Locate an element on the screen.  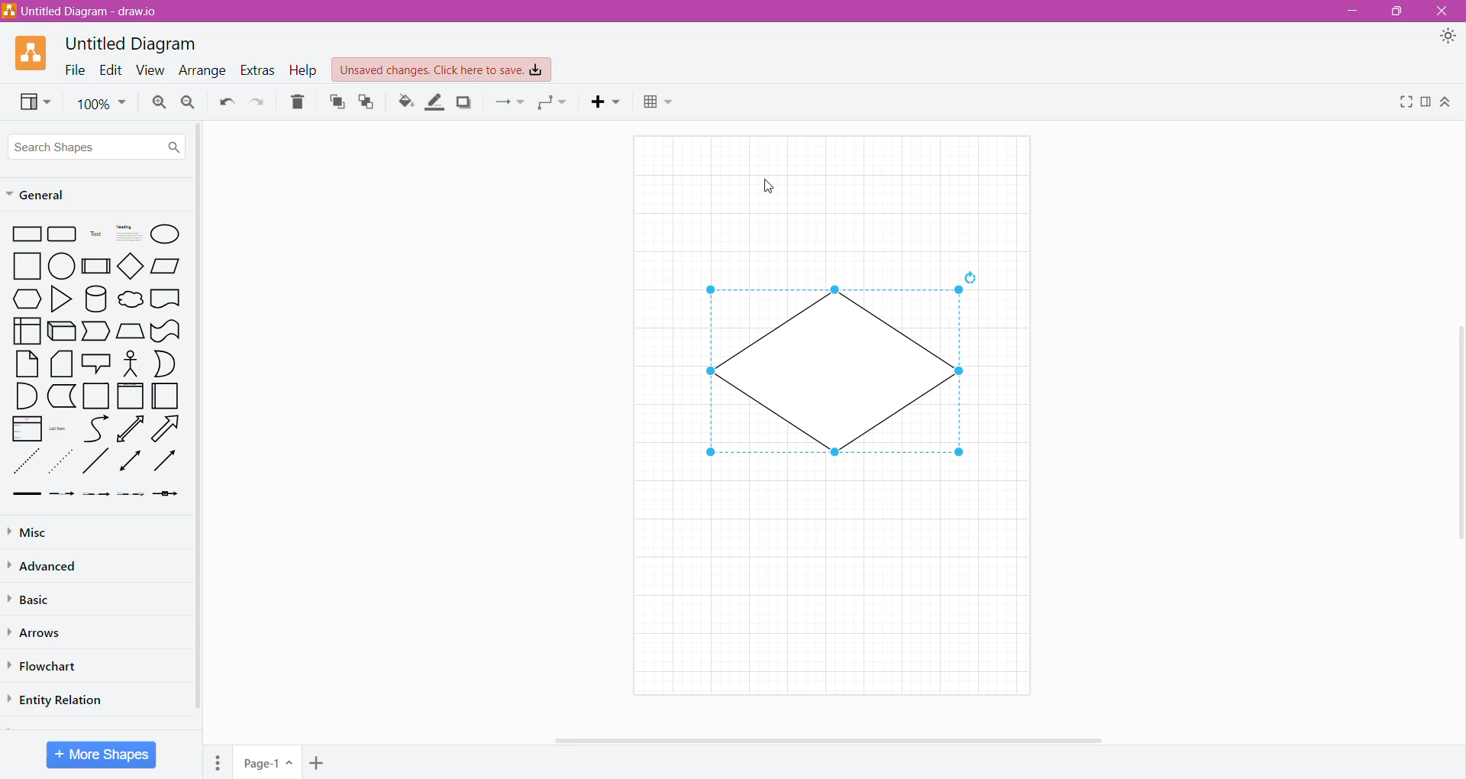
Table is located at coordinates (658, 104).